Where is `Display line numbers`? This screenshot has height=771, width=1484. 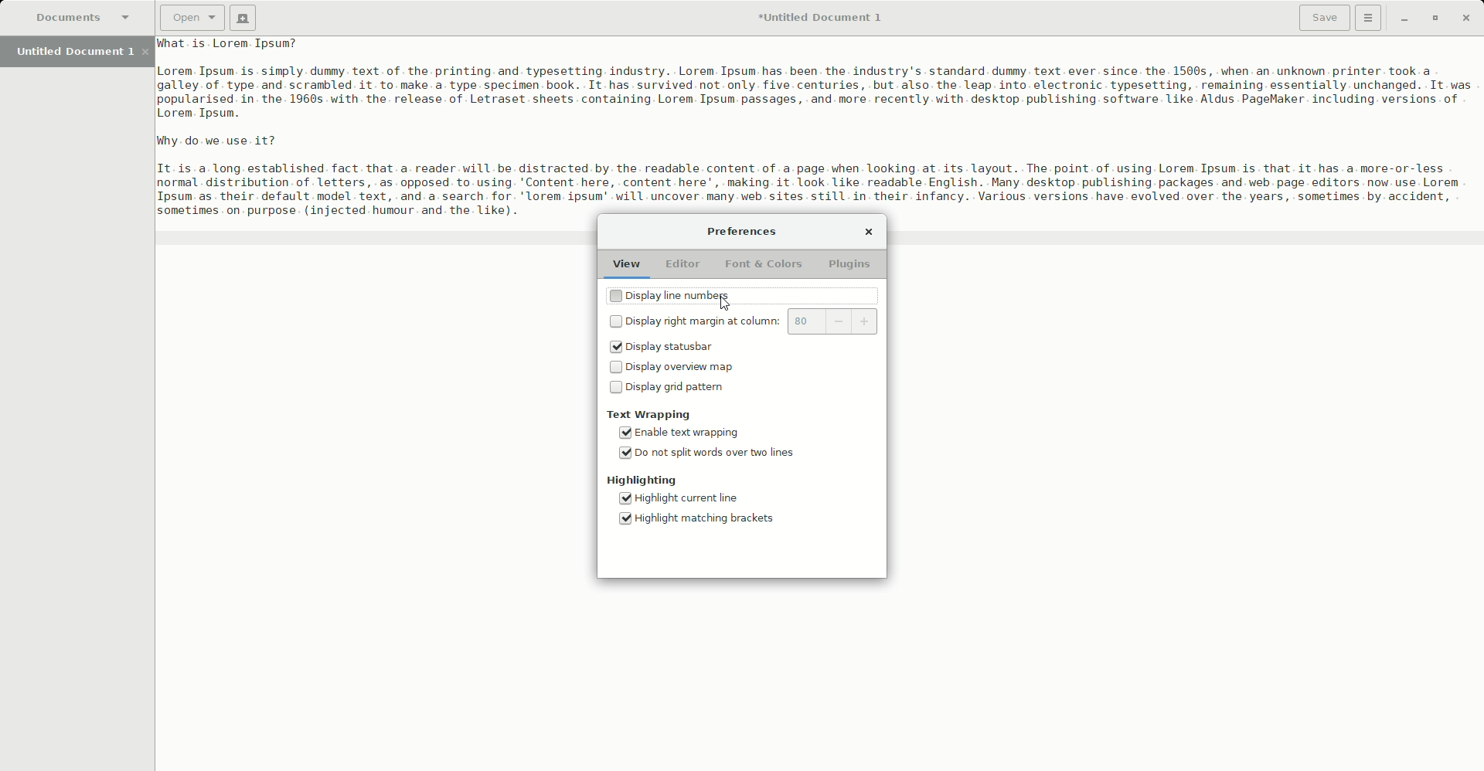
Display line numbers is located at coordinates (682, 297).